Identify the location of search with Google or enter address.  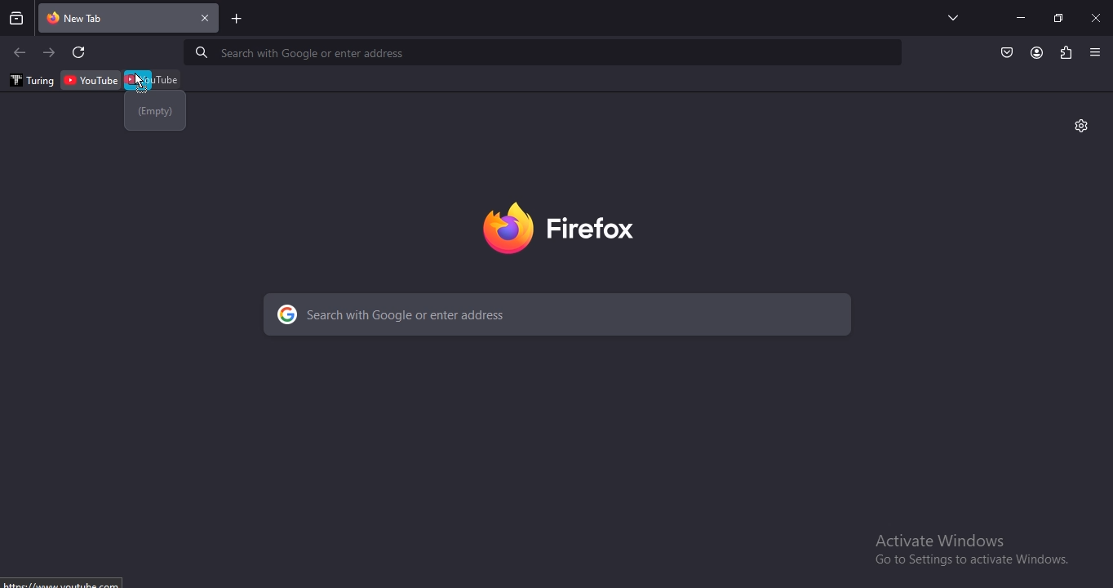
(463, 312).